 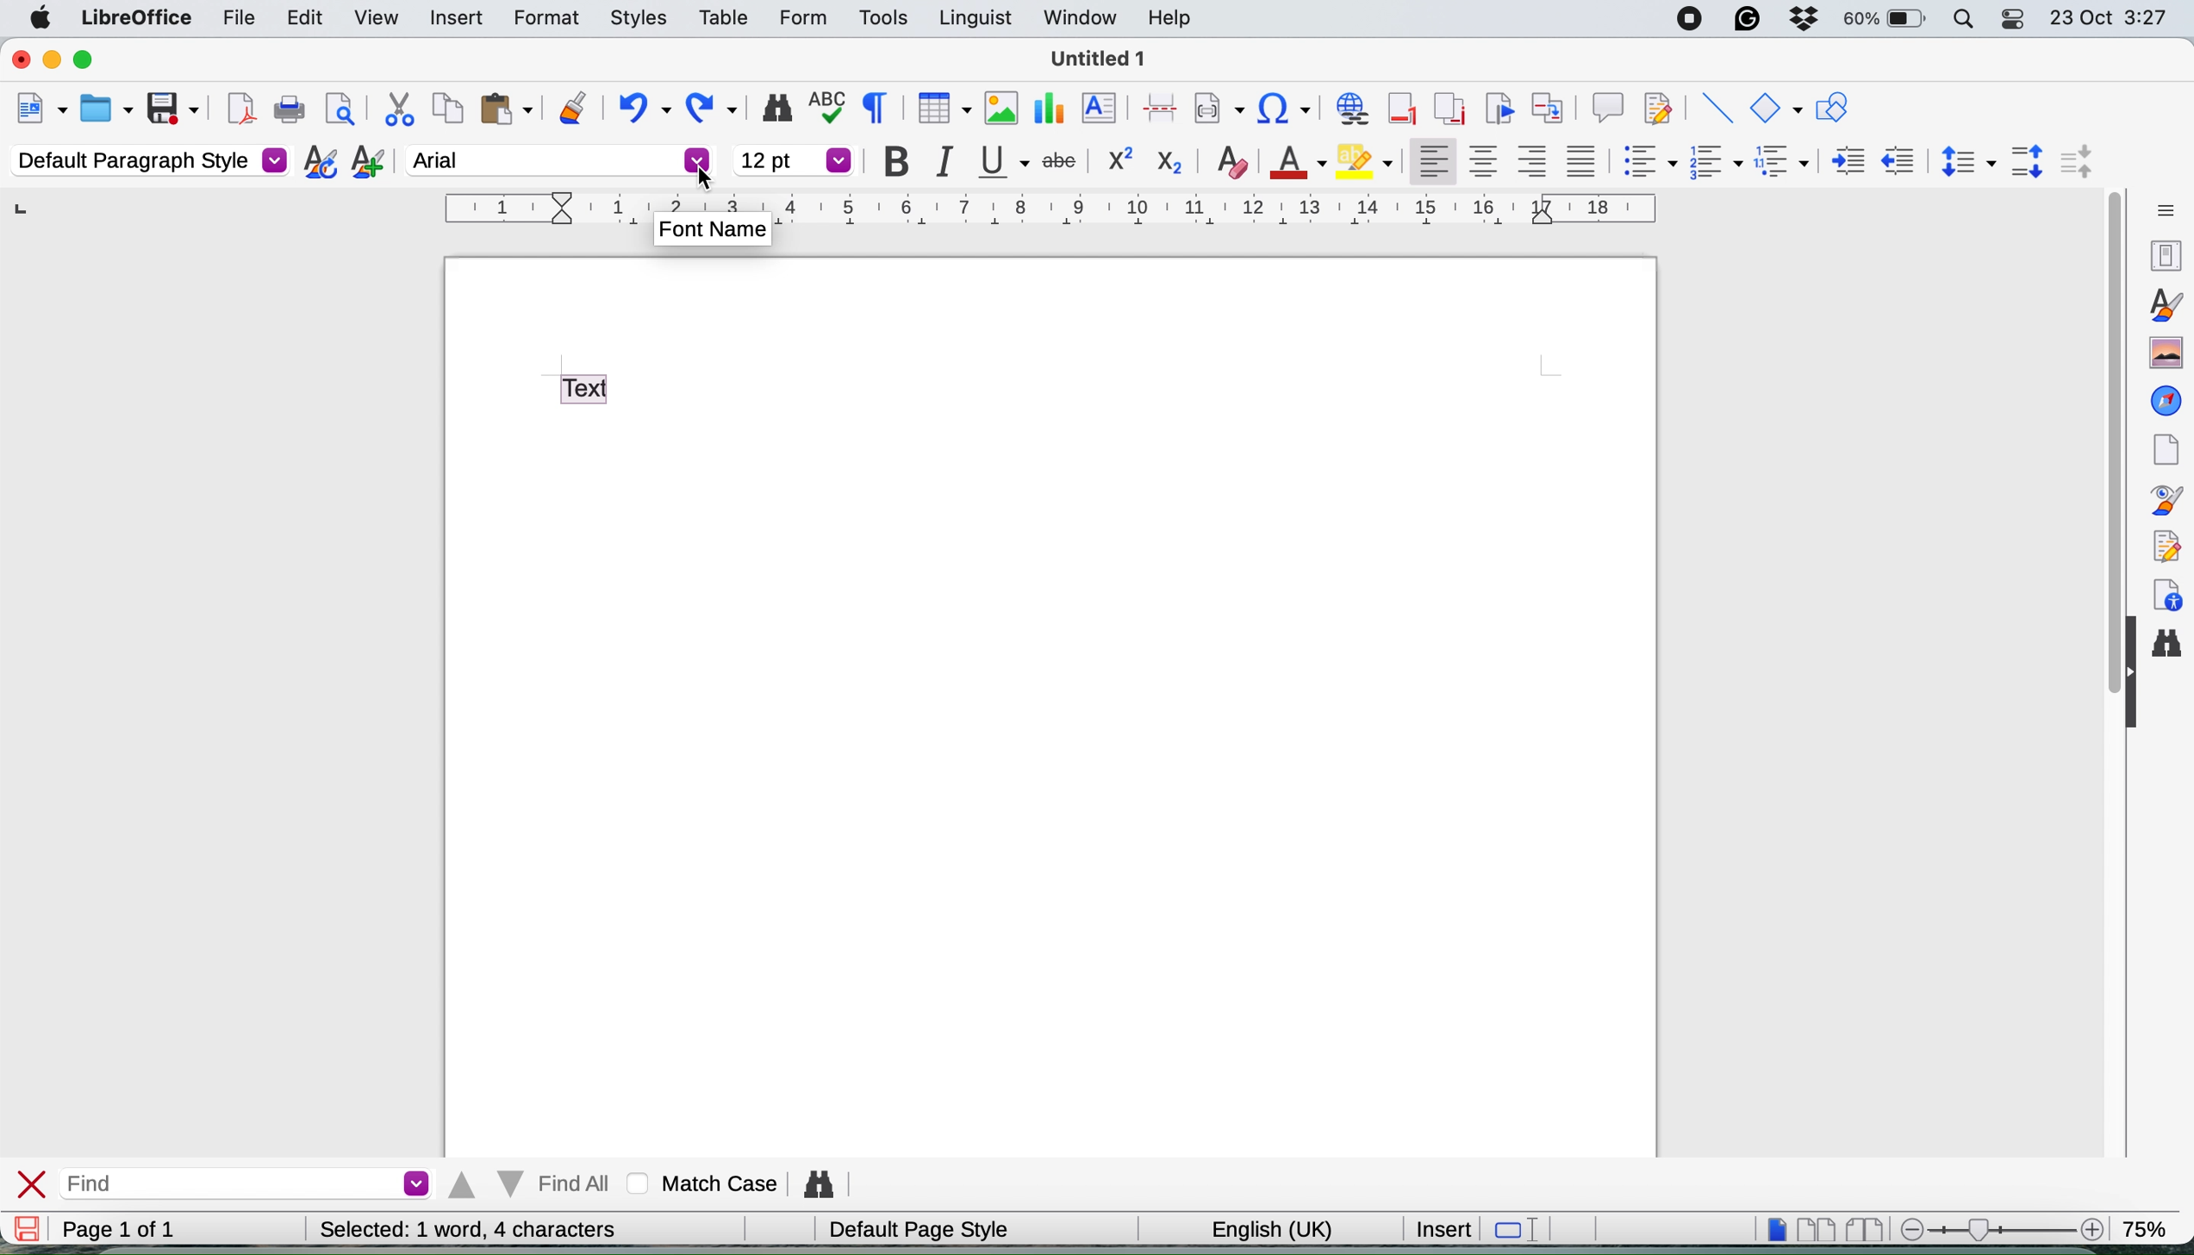 What do you see at coordinates (2164, 303) in the screenshot?
I see `styles` at bounding box center [2164, 303].